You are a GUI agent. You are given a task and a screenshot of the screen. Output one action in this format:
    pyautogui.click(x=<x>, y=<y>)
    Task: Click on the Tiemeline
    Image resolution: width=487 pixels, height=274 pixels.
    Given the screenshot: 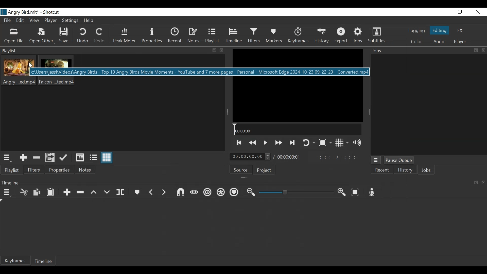 What is the action you would take?
    pyautogui.click(x=235, y=36)
    